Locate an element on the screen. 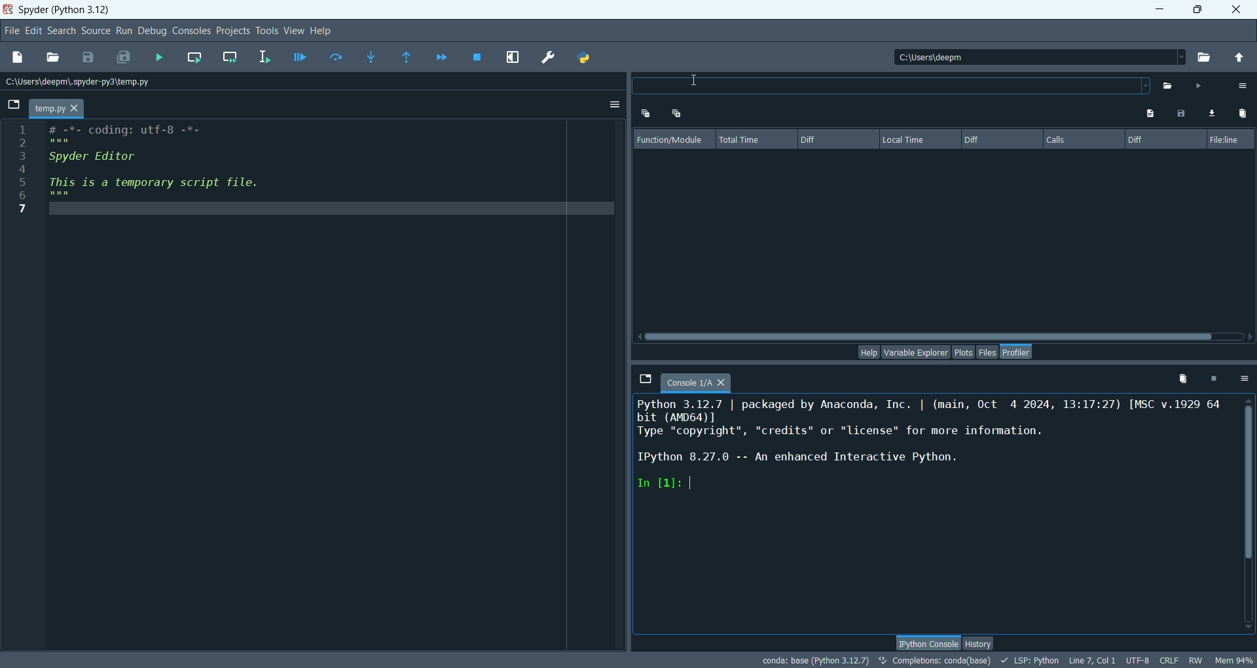 The image size is (1257, 668). RW is located at coordinates (1197, 661).